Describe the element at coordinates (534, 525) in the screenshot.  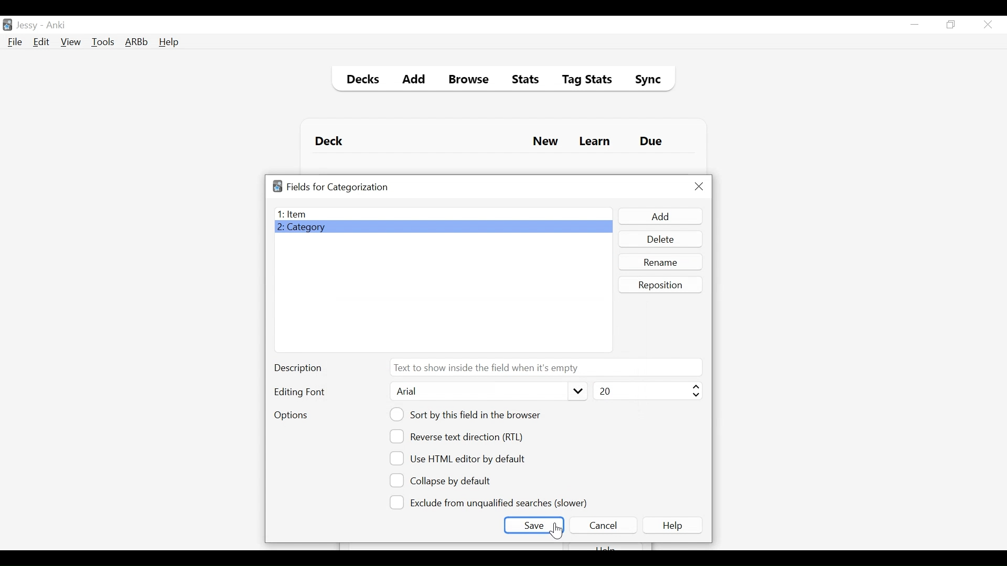
I see `Save` at that location.